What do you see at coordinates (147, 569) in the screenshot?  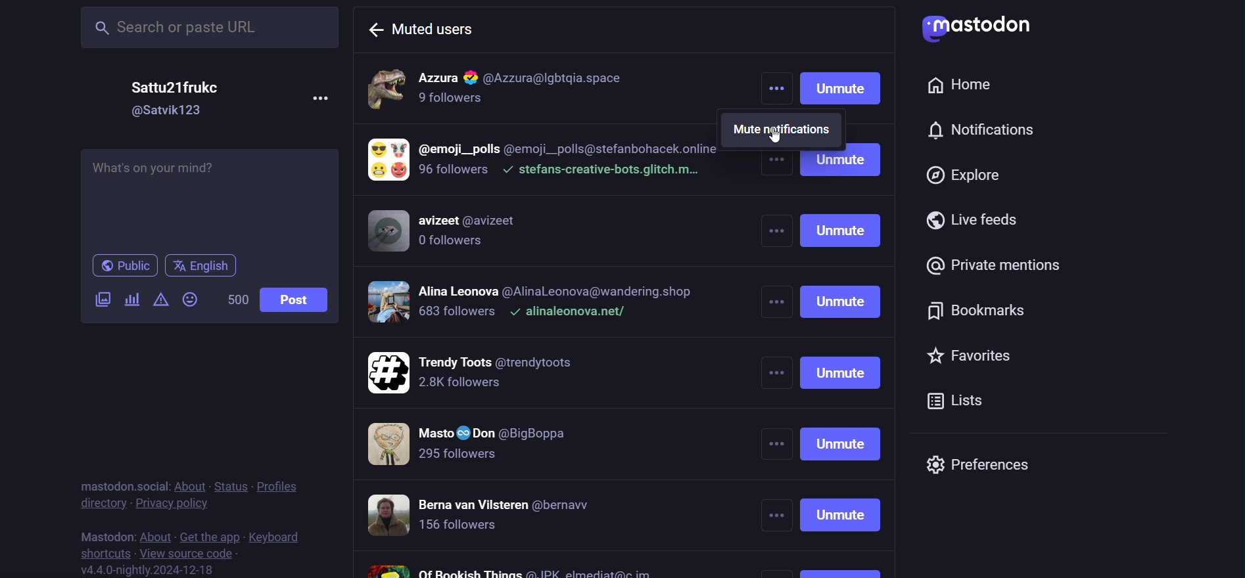 I see `version` at bounding box center [147, 569].